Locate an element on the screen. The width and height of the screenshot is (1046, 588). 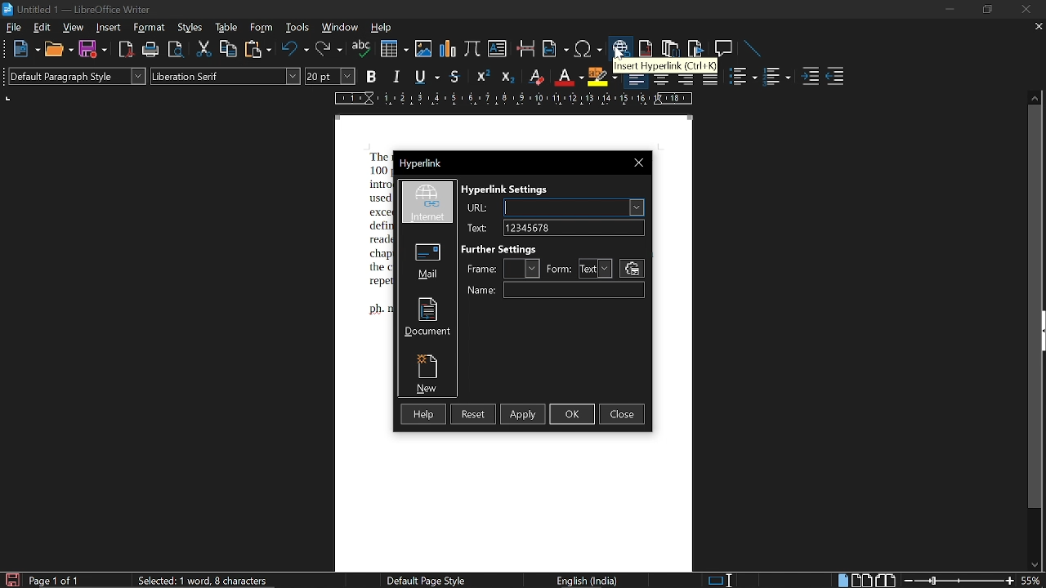
reset is located at coordinates (472, 414).